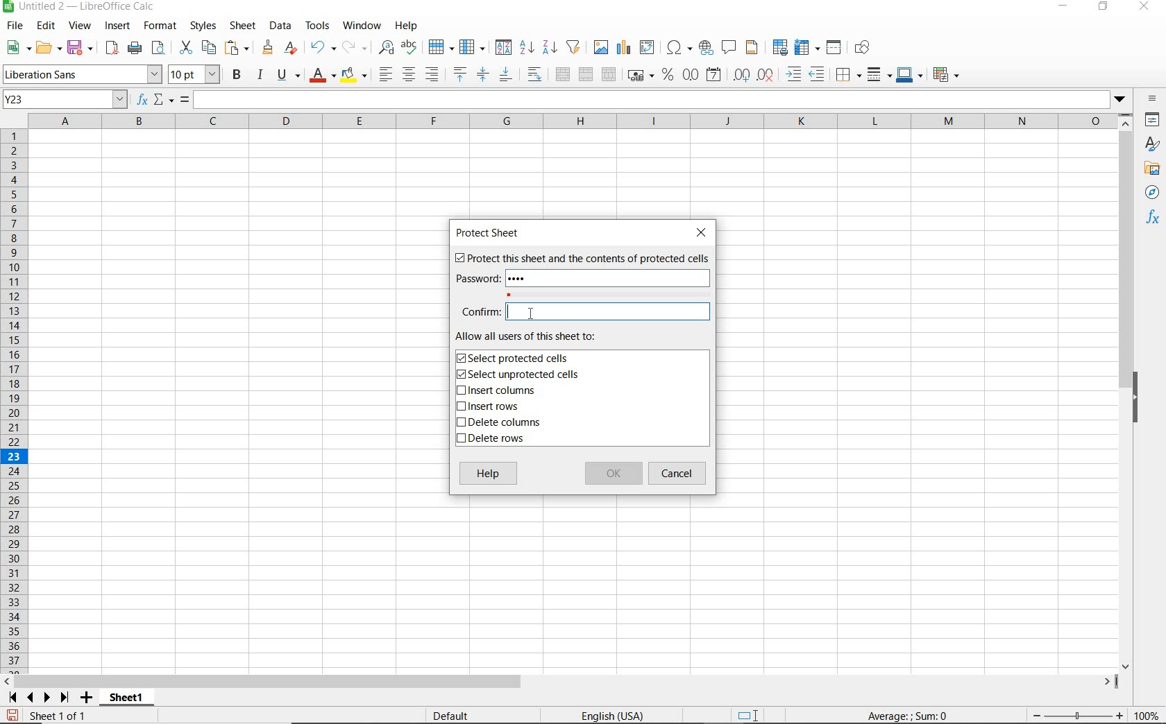 Image resolution: width=1166 pixels, height=724 pixels. What do you see at coordinates (909, 716) in the screenshot?
I see `FORMULA` at bounding box center [909, 716].